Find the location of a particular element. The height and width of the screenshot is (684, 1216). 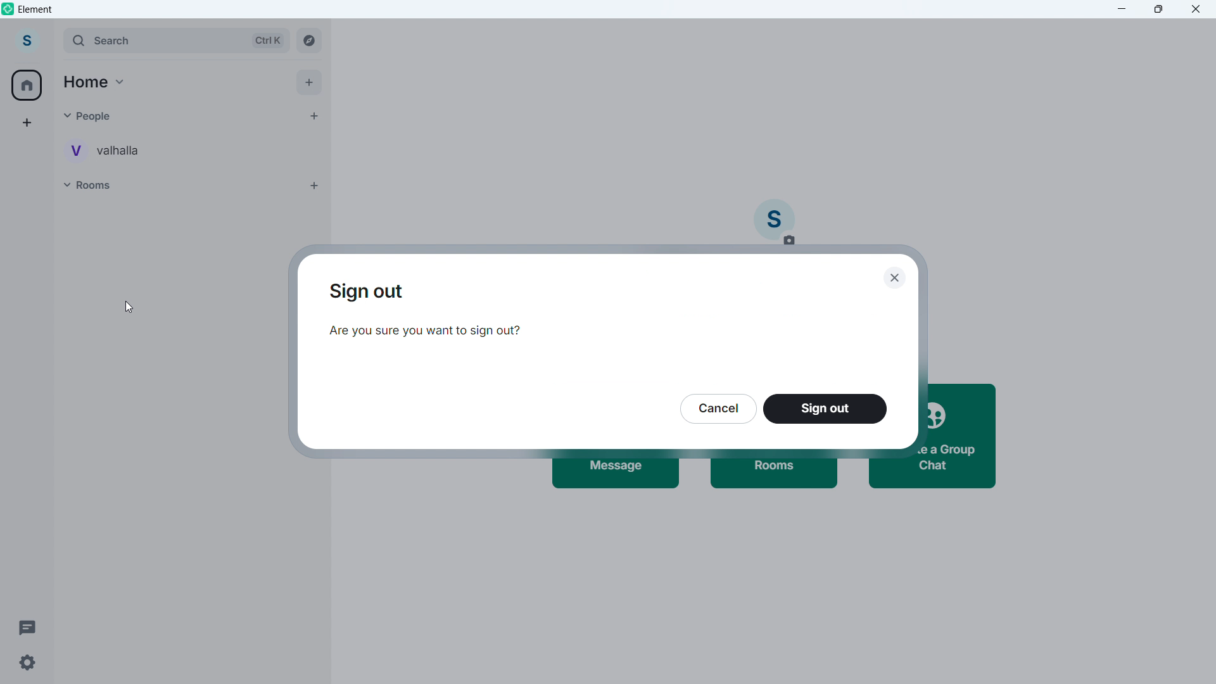

maximize is located at coordinates (1159, 9).